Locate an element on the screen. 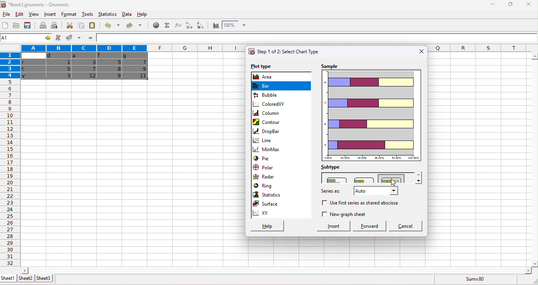 This screenshot has width=538, height=285. hyperlink is located at coordinates (155, 25).